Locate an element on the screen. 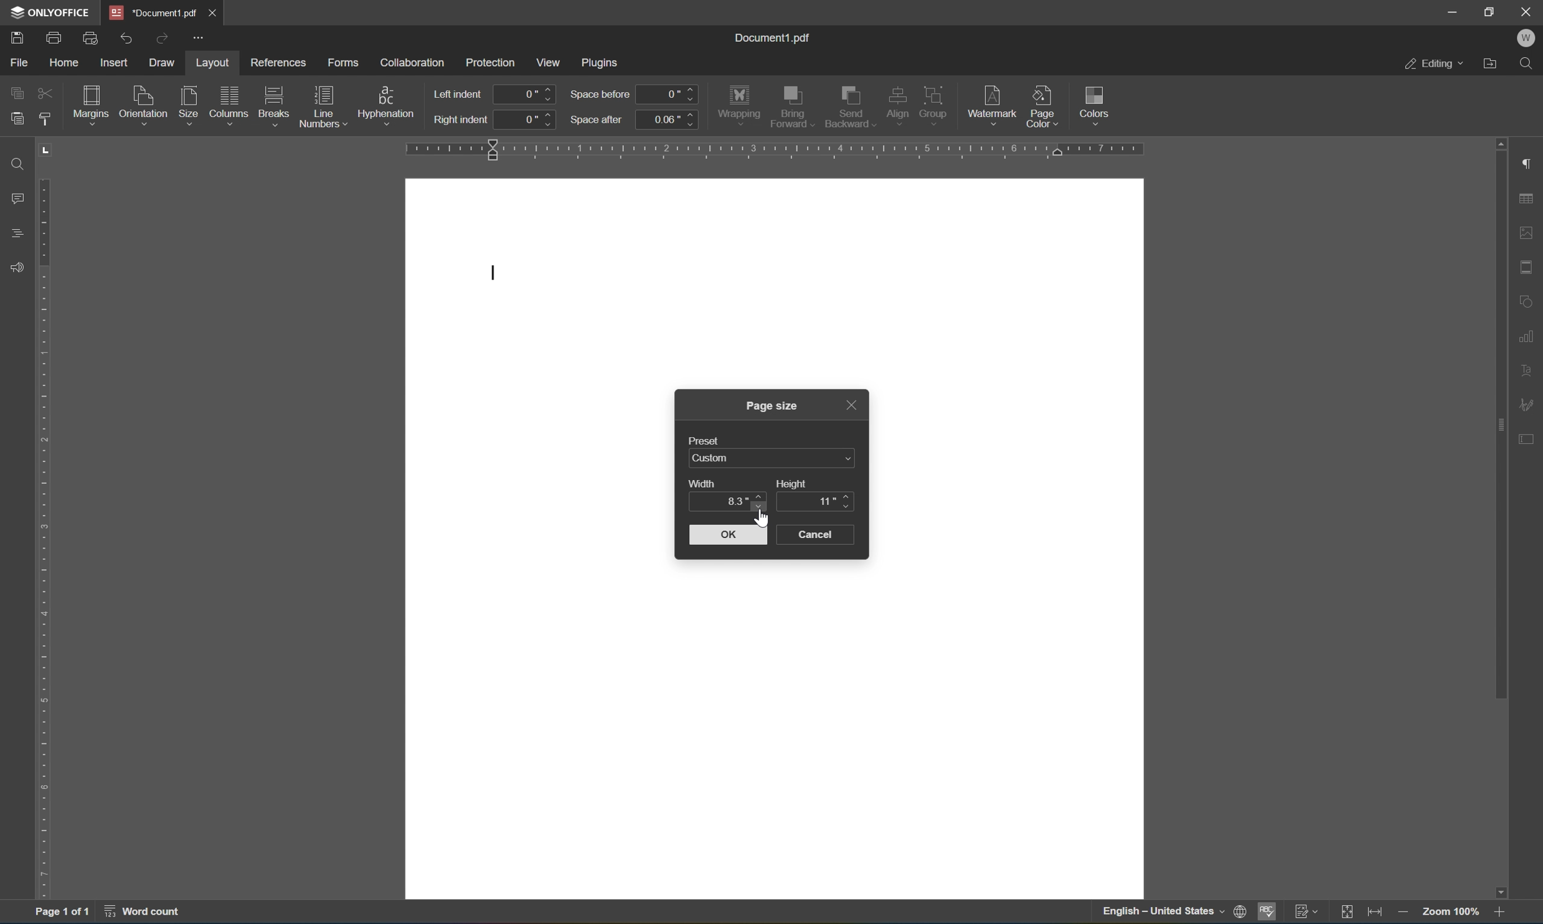 The width and height of the screenshot is (1543, 924). field is located at coordinates (45, 94).